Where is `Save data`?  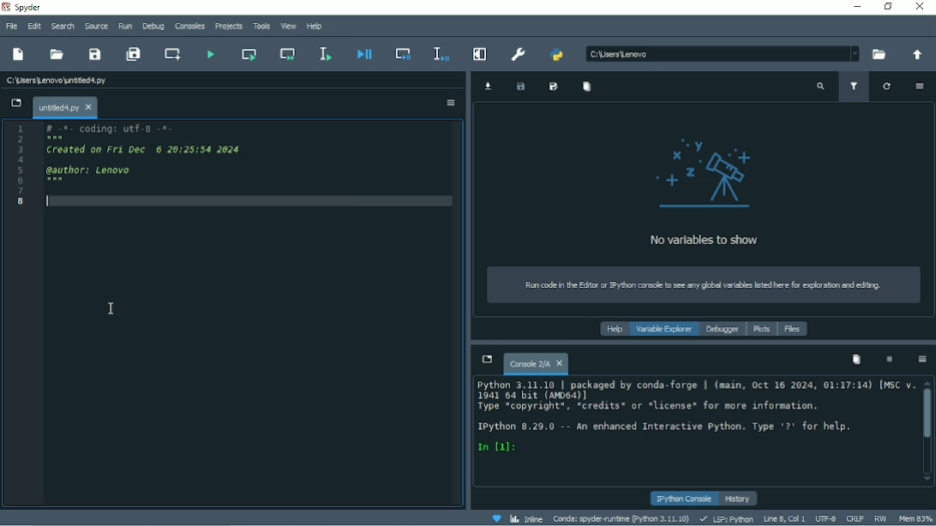
Save data is located at coordinates (523, 87).